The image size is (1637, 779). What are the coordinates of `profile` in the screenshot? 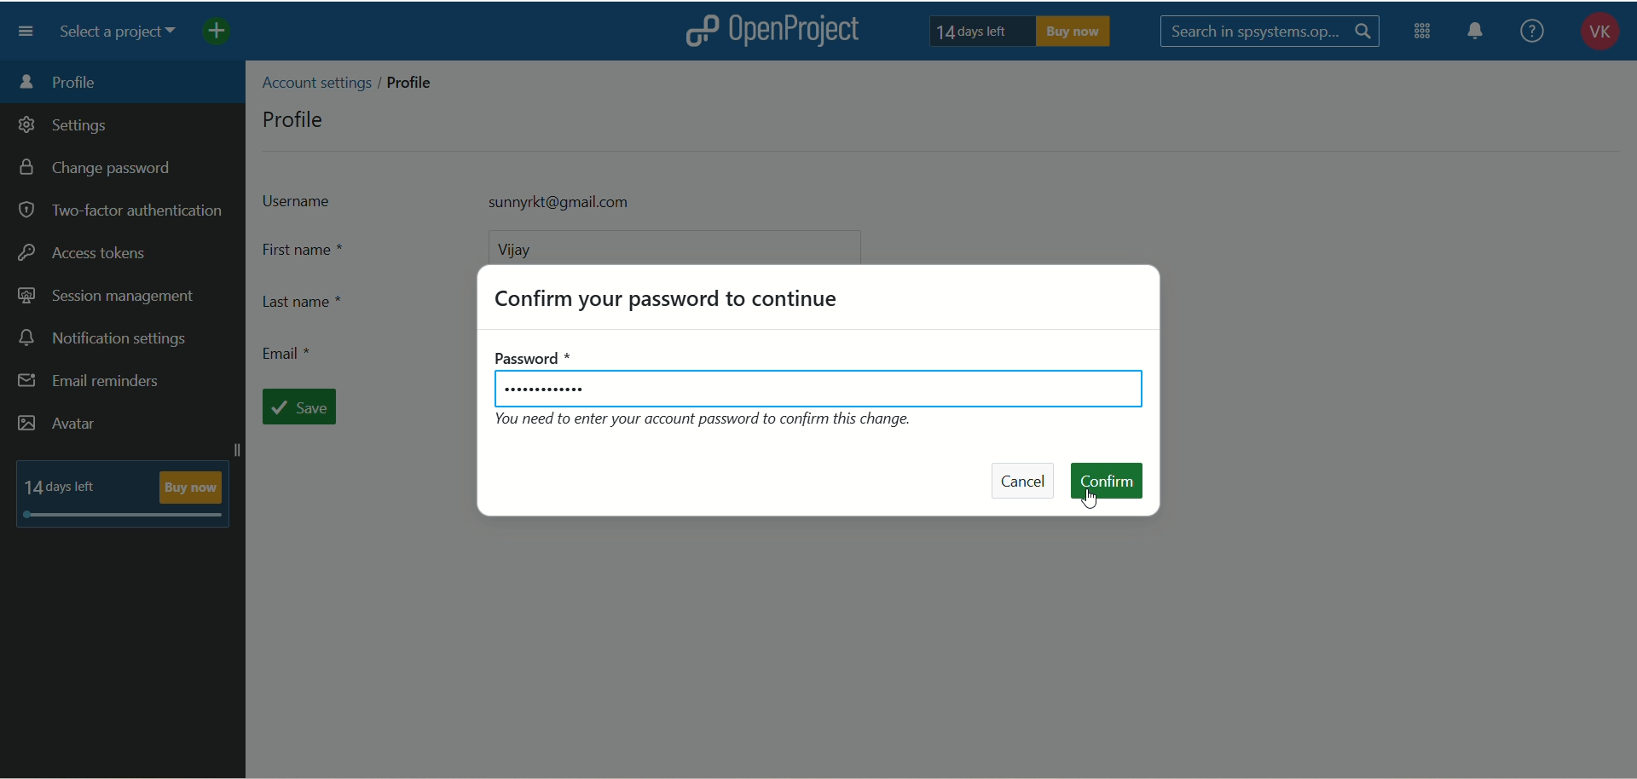 It's located at (296, 118).